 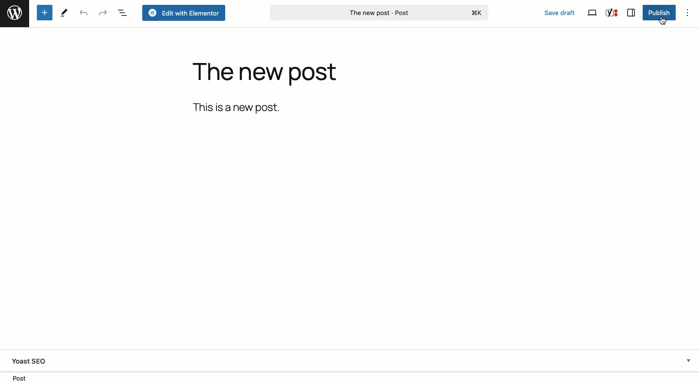 I want to click on The new post, so click(x=265, y=75).